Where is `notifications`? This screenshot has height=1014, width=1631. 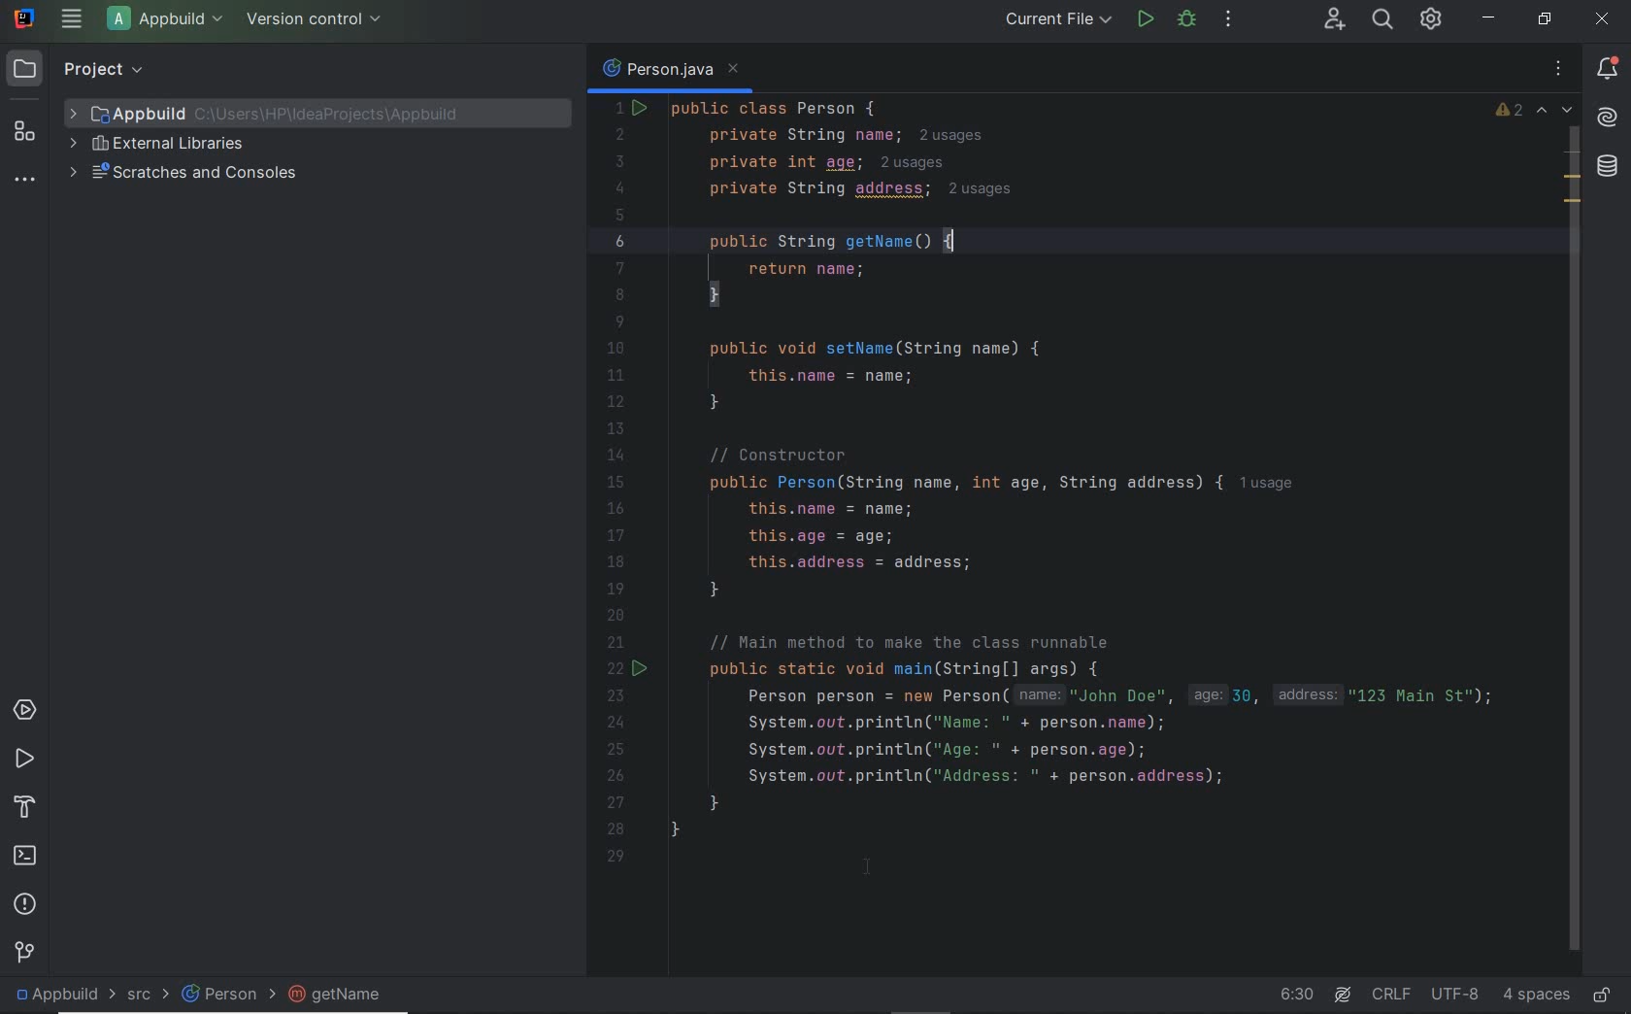
notifications is located at coordinates (1612, 69).